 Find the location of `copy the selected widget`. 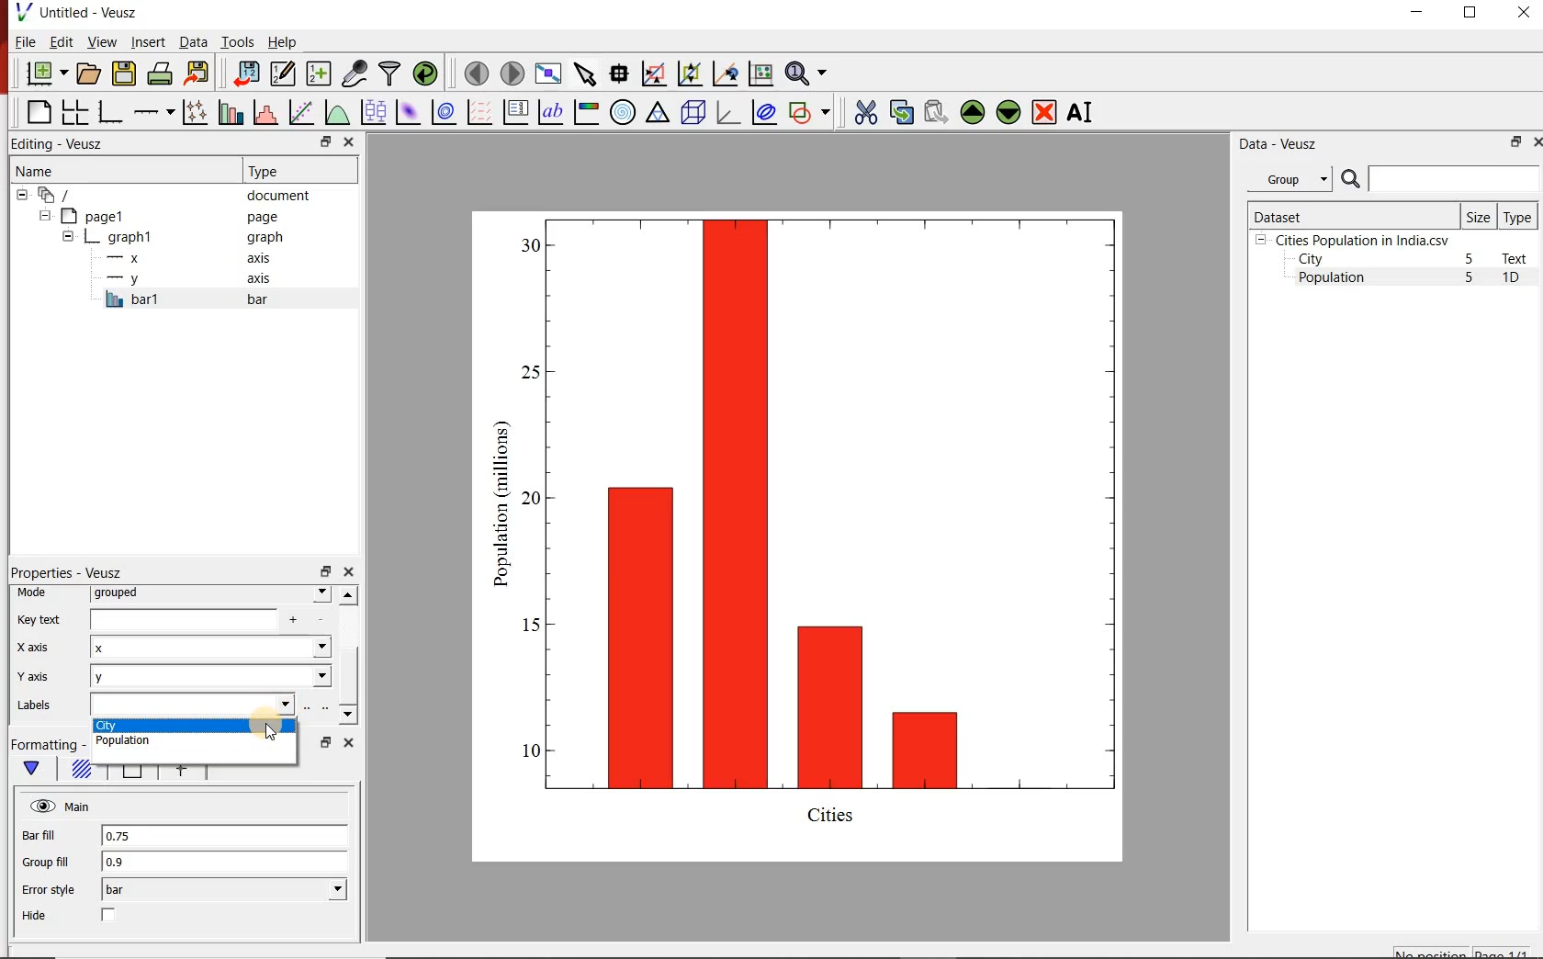

copy the selected widget is located at coordinates (900, 110).